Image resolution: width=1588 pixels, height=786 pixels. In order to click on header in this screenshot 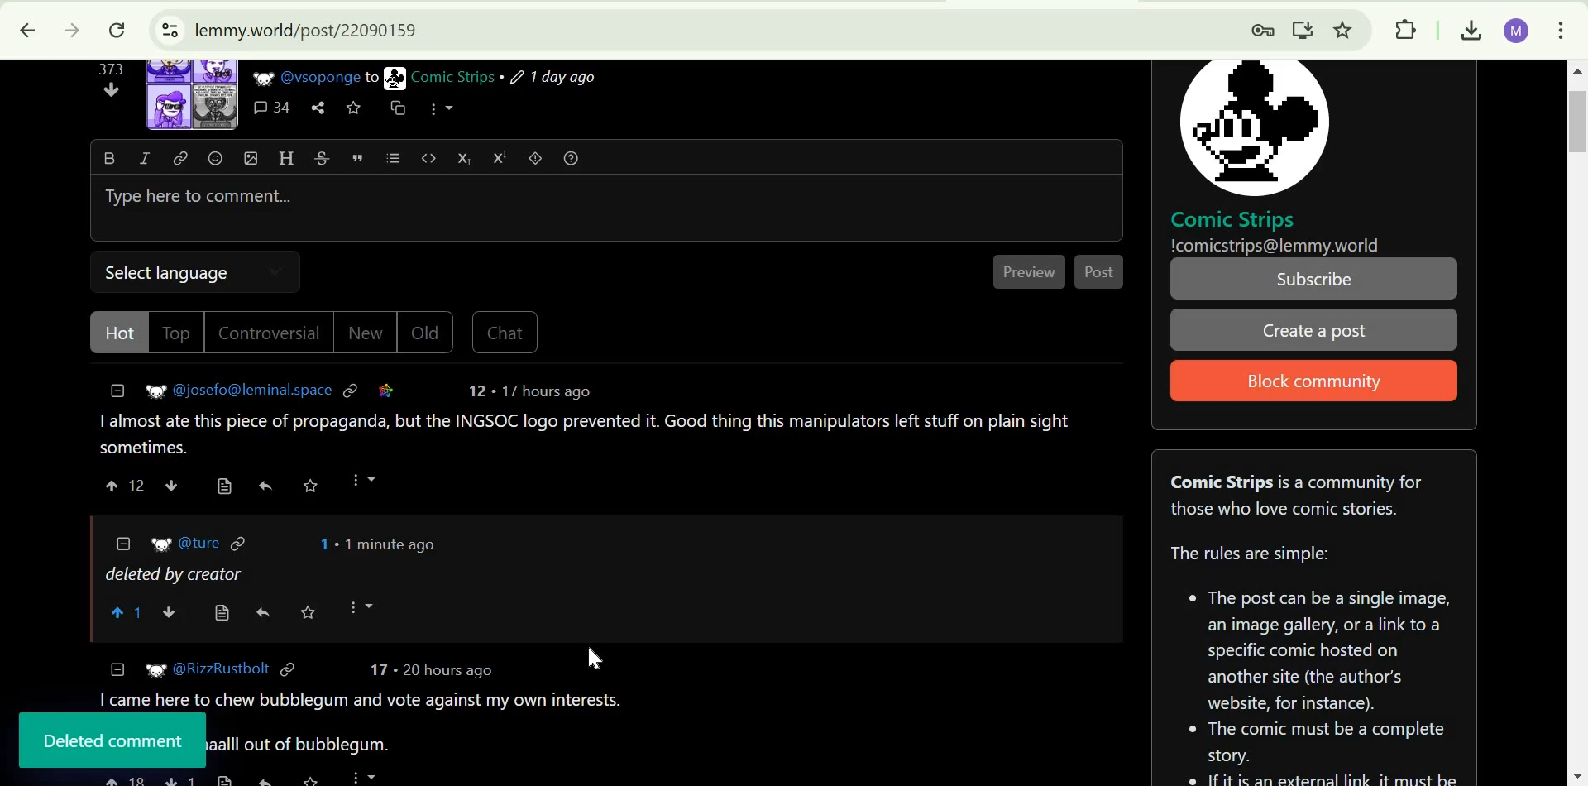, I will do `click(286, 157)`.